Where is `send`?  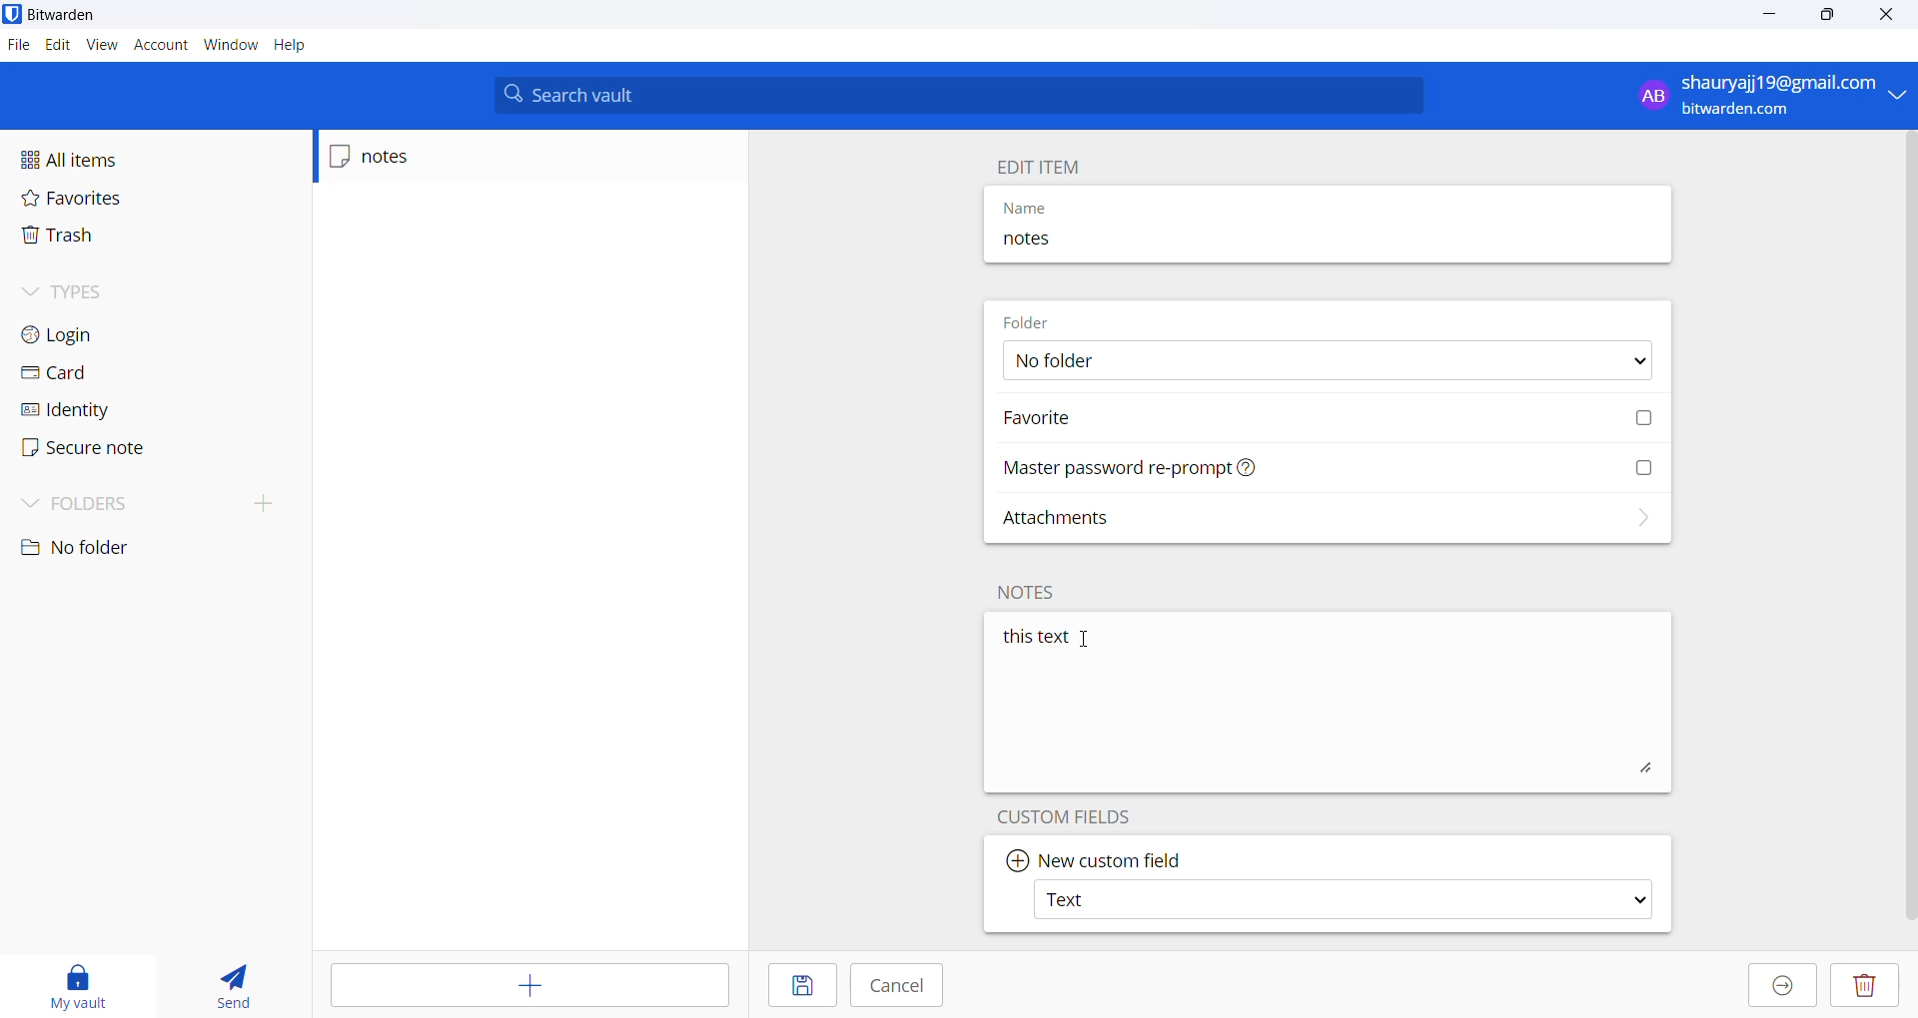 send is located at coordinates (227, 985).